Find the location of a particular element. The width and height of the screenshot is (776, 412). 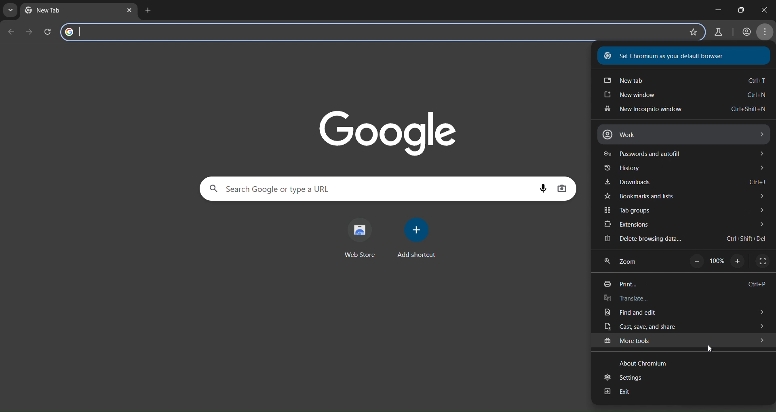

bookmarks and lists is located at coordinates (687, 197).